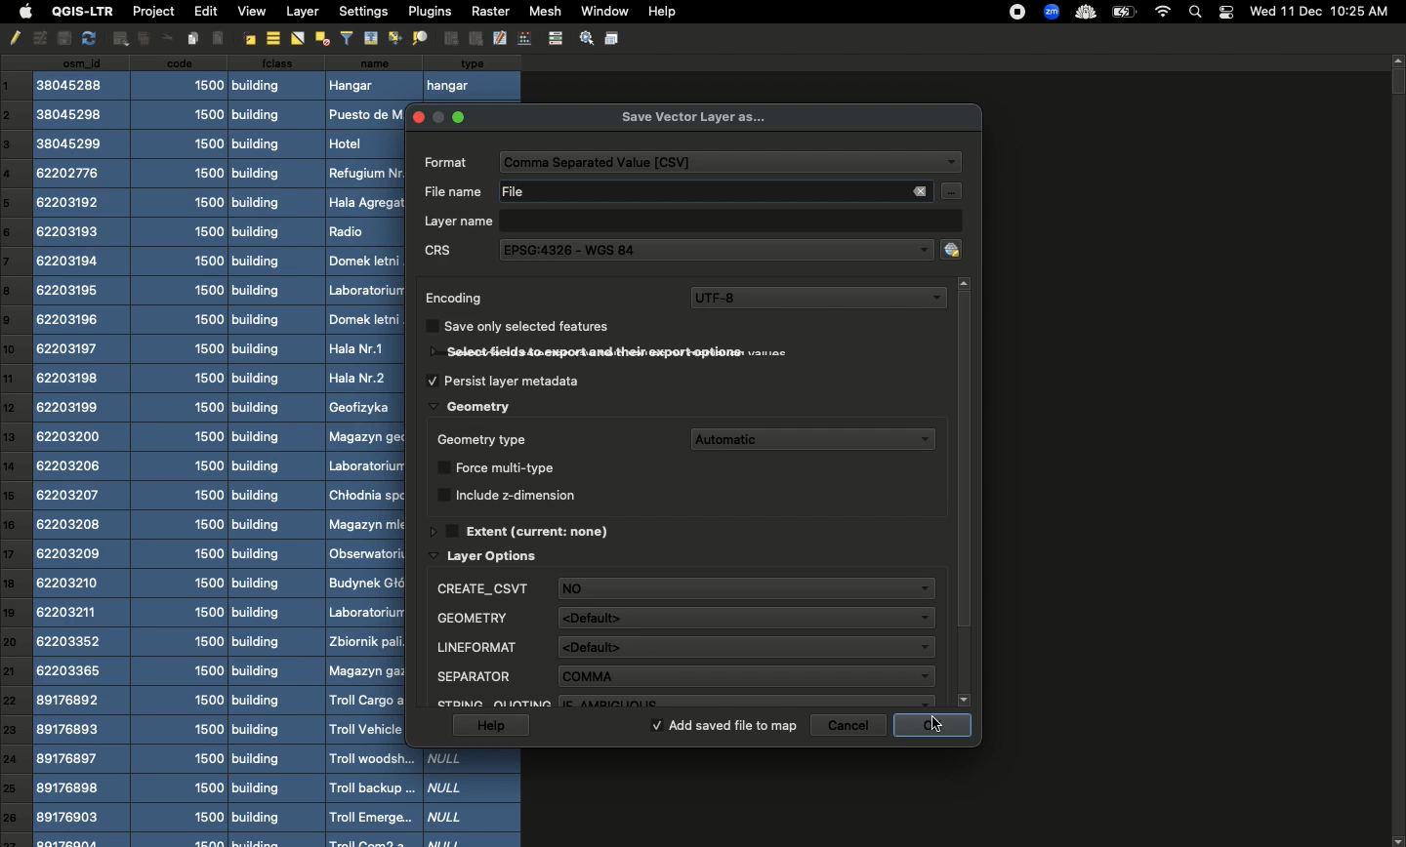 Image resolution: width=1406 pixels, height=847 pixels. I want to click on Distribute Objects Evenly, so click(418, 38).